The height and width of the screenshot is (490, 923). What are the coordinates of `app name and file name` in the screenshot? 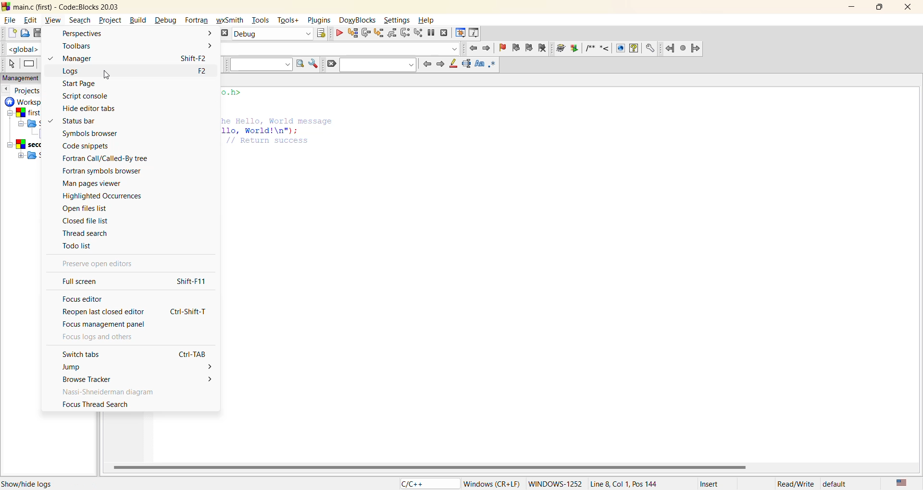 It's located at (66, 7).